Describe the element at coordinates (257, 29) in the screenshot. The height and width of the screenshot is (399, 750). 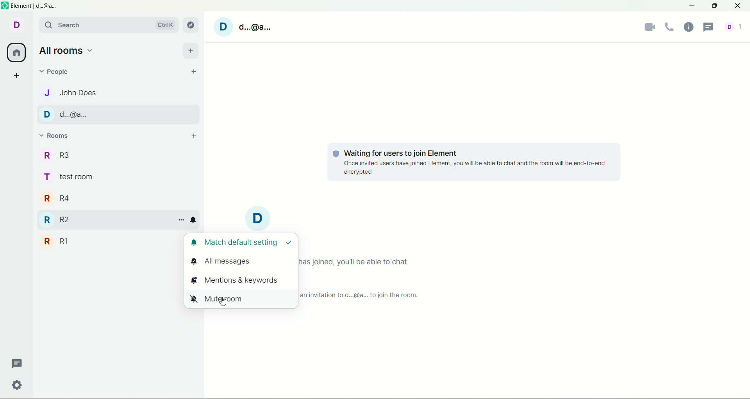
I see `account` at that location.